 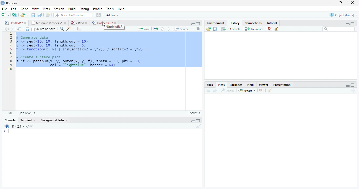 I want to click on minimize, so click(x=329, y=3).